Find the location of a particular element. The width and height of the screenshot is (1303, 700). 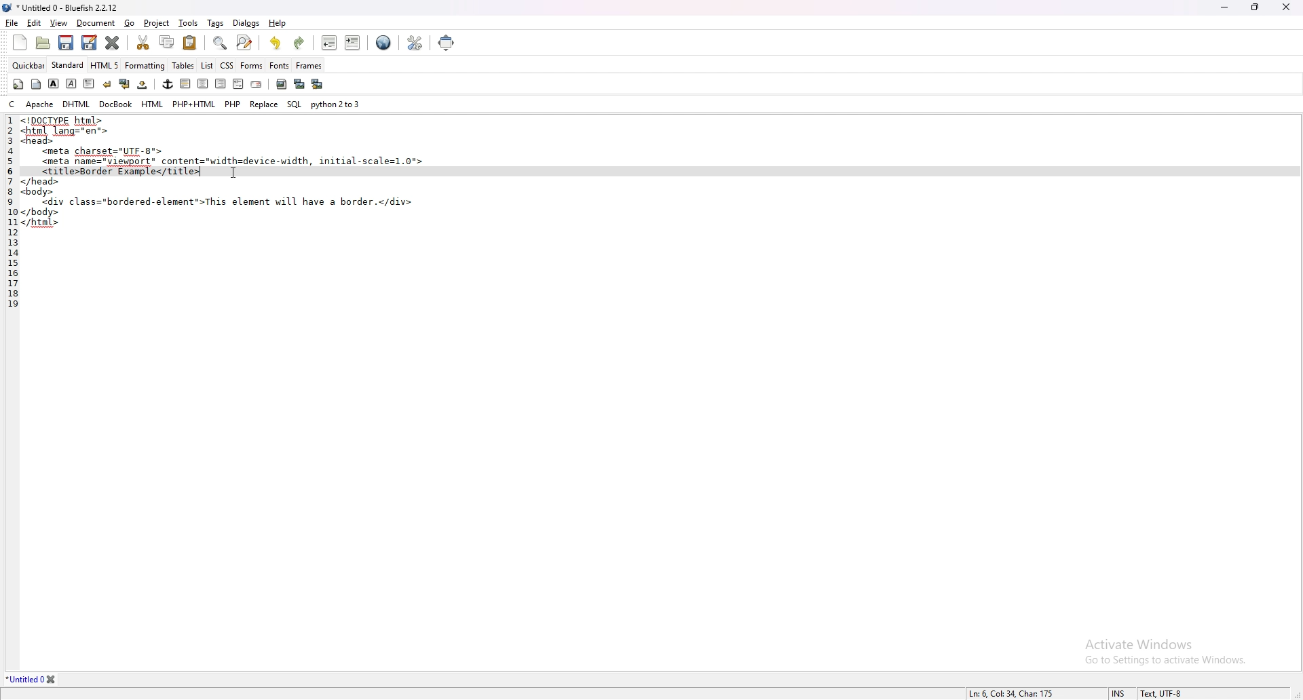

indent is located at coordinates (354, 42).